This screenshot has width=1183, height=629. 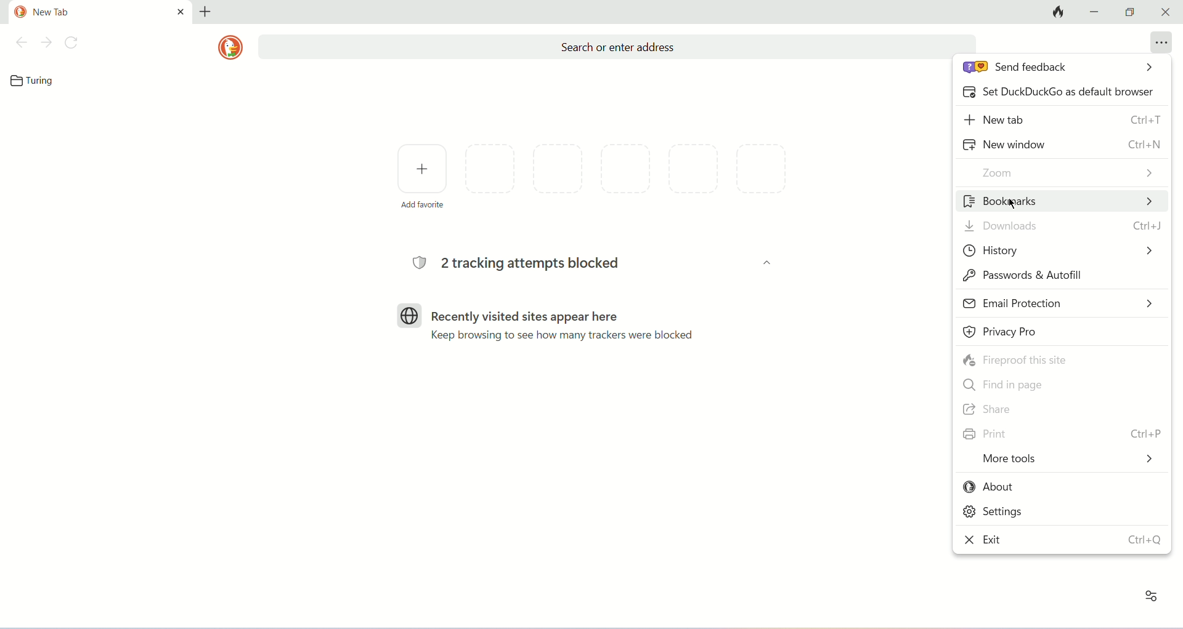 What do you see at coordinates (1062, 274) in the screenshot?
I see `password and autofill` at bounding box center [1062, 274].